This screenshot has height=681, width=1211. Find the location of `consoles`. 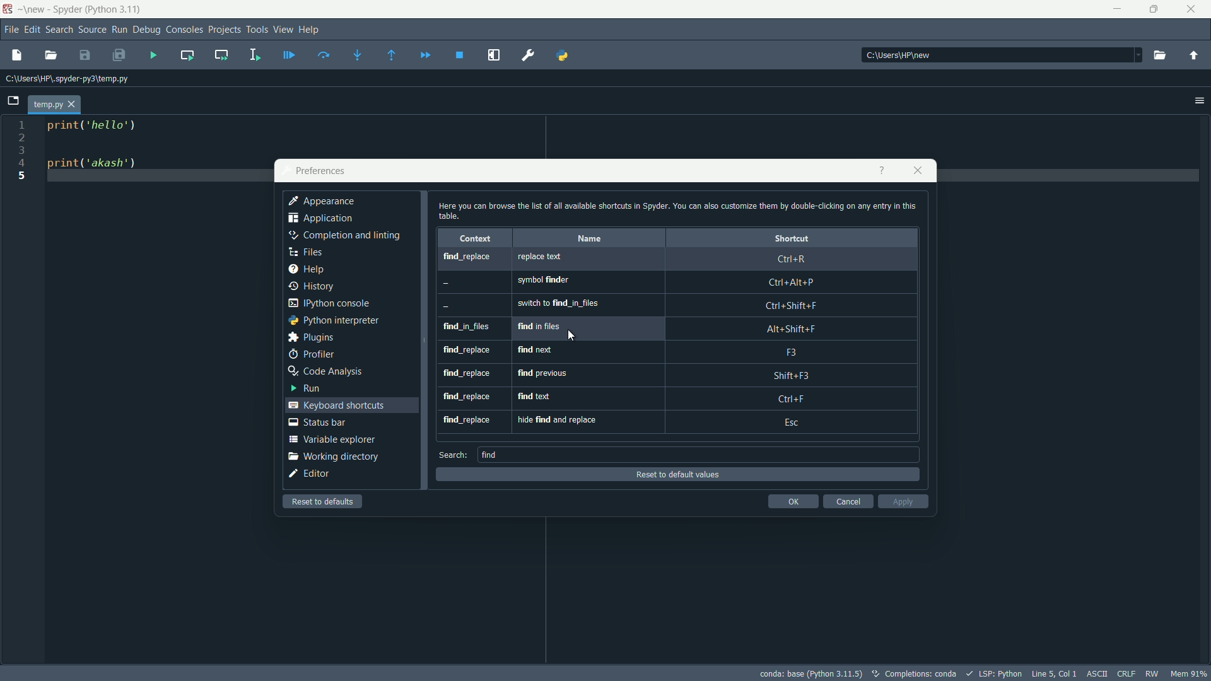

consoles is located at coordinates (182, 28).